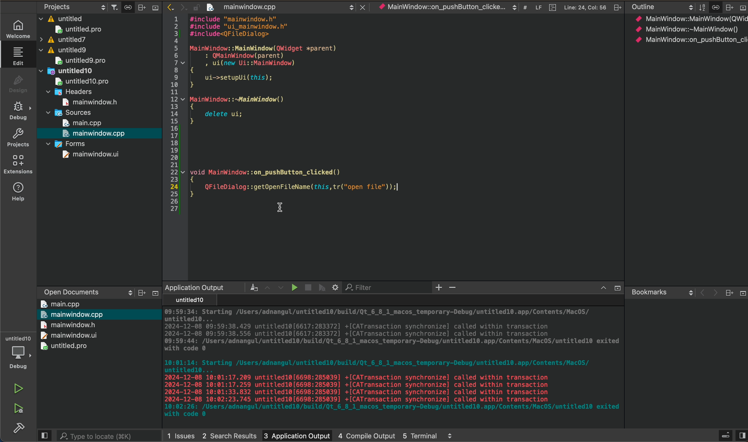 This screenshot has height=442, width=748. Describe the element at coordinates (181, 434) in the screenshot. I see `1 issues` at that location.